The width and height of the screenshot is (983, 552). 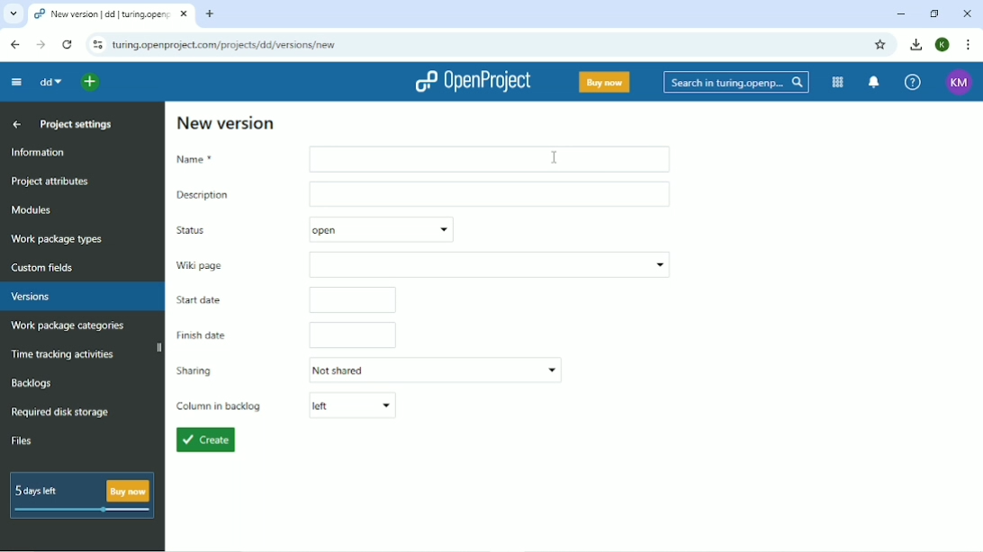 I want to click on Buy now, so click(x=606, y=82).